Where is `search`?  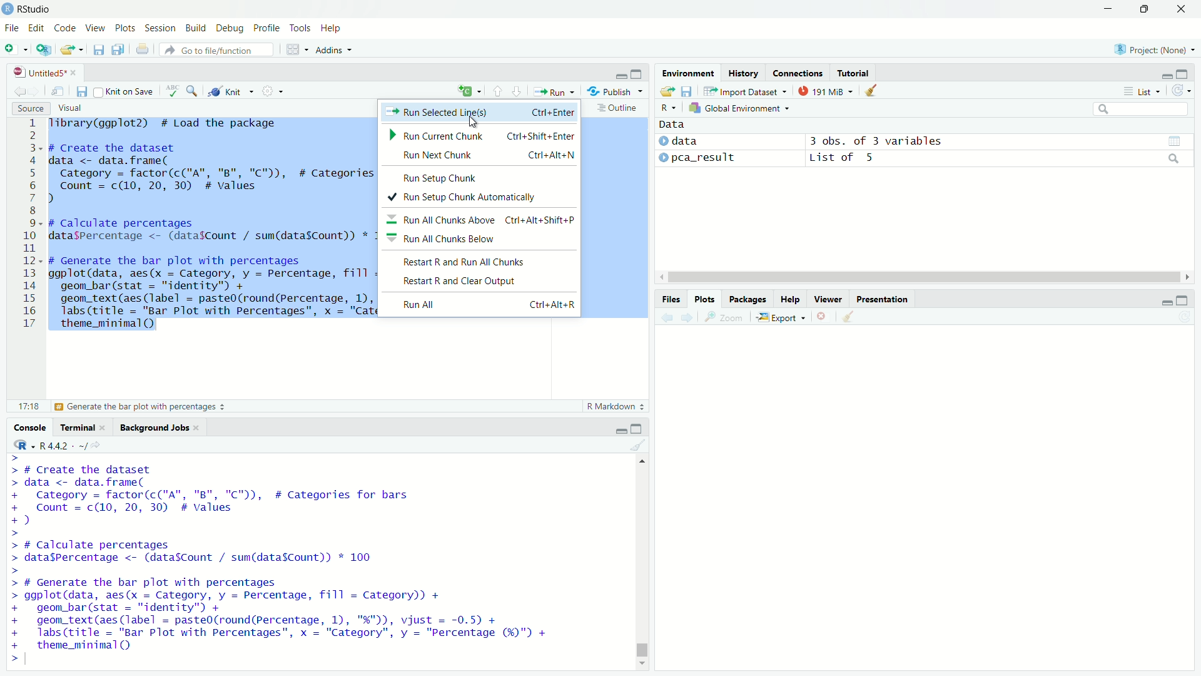
search is located at coordinates (1140, 108).